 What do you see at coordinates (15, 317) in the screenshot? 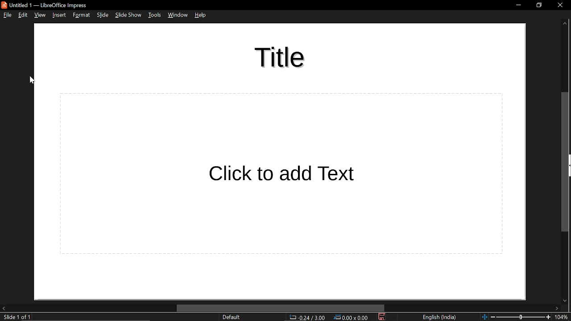
I see `slide 1 of 1` at bounding box center [15, 317].